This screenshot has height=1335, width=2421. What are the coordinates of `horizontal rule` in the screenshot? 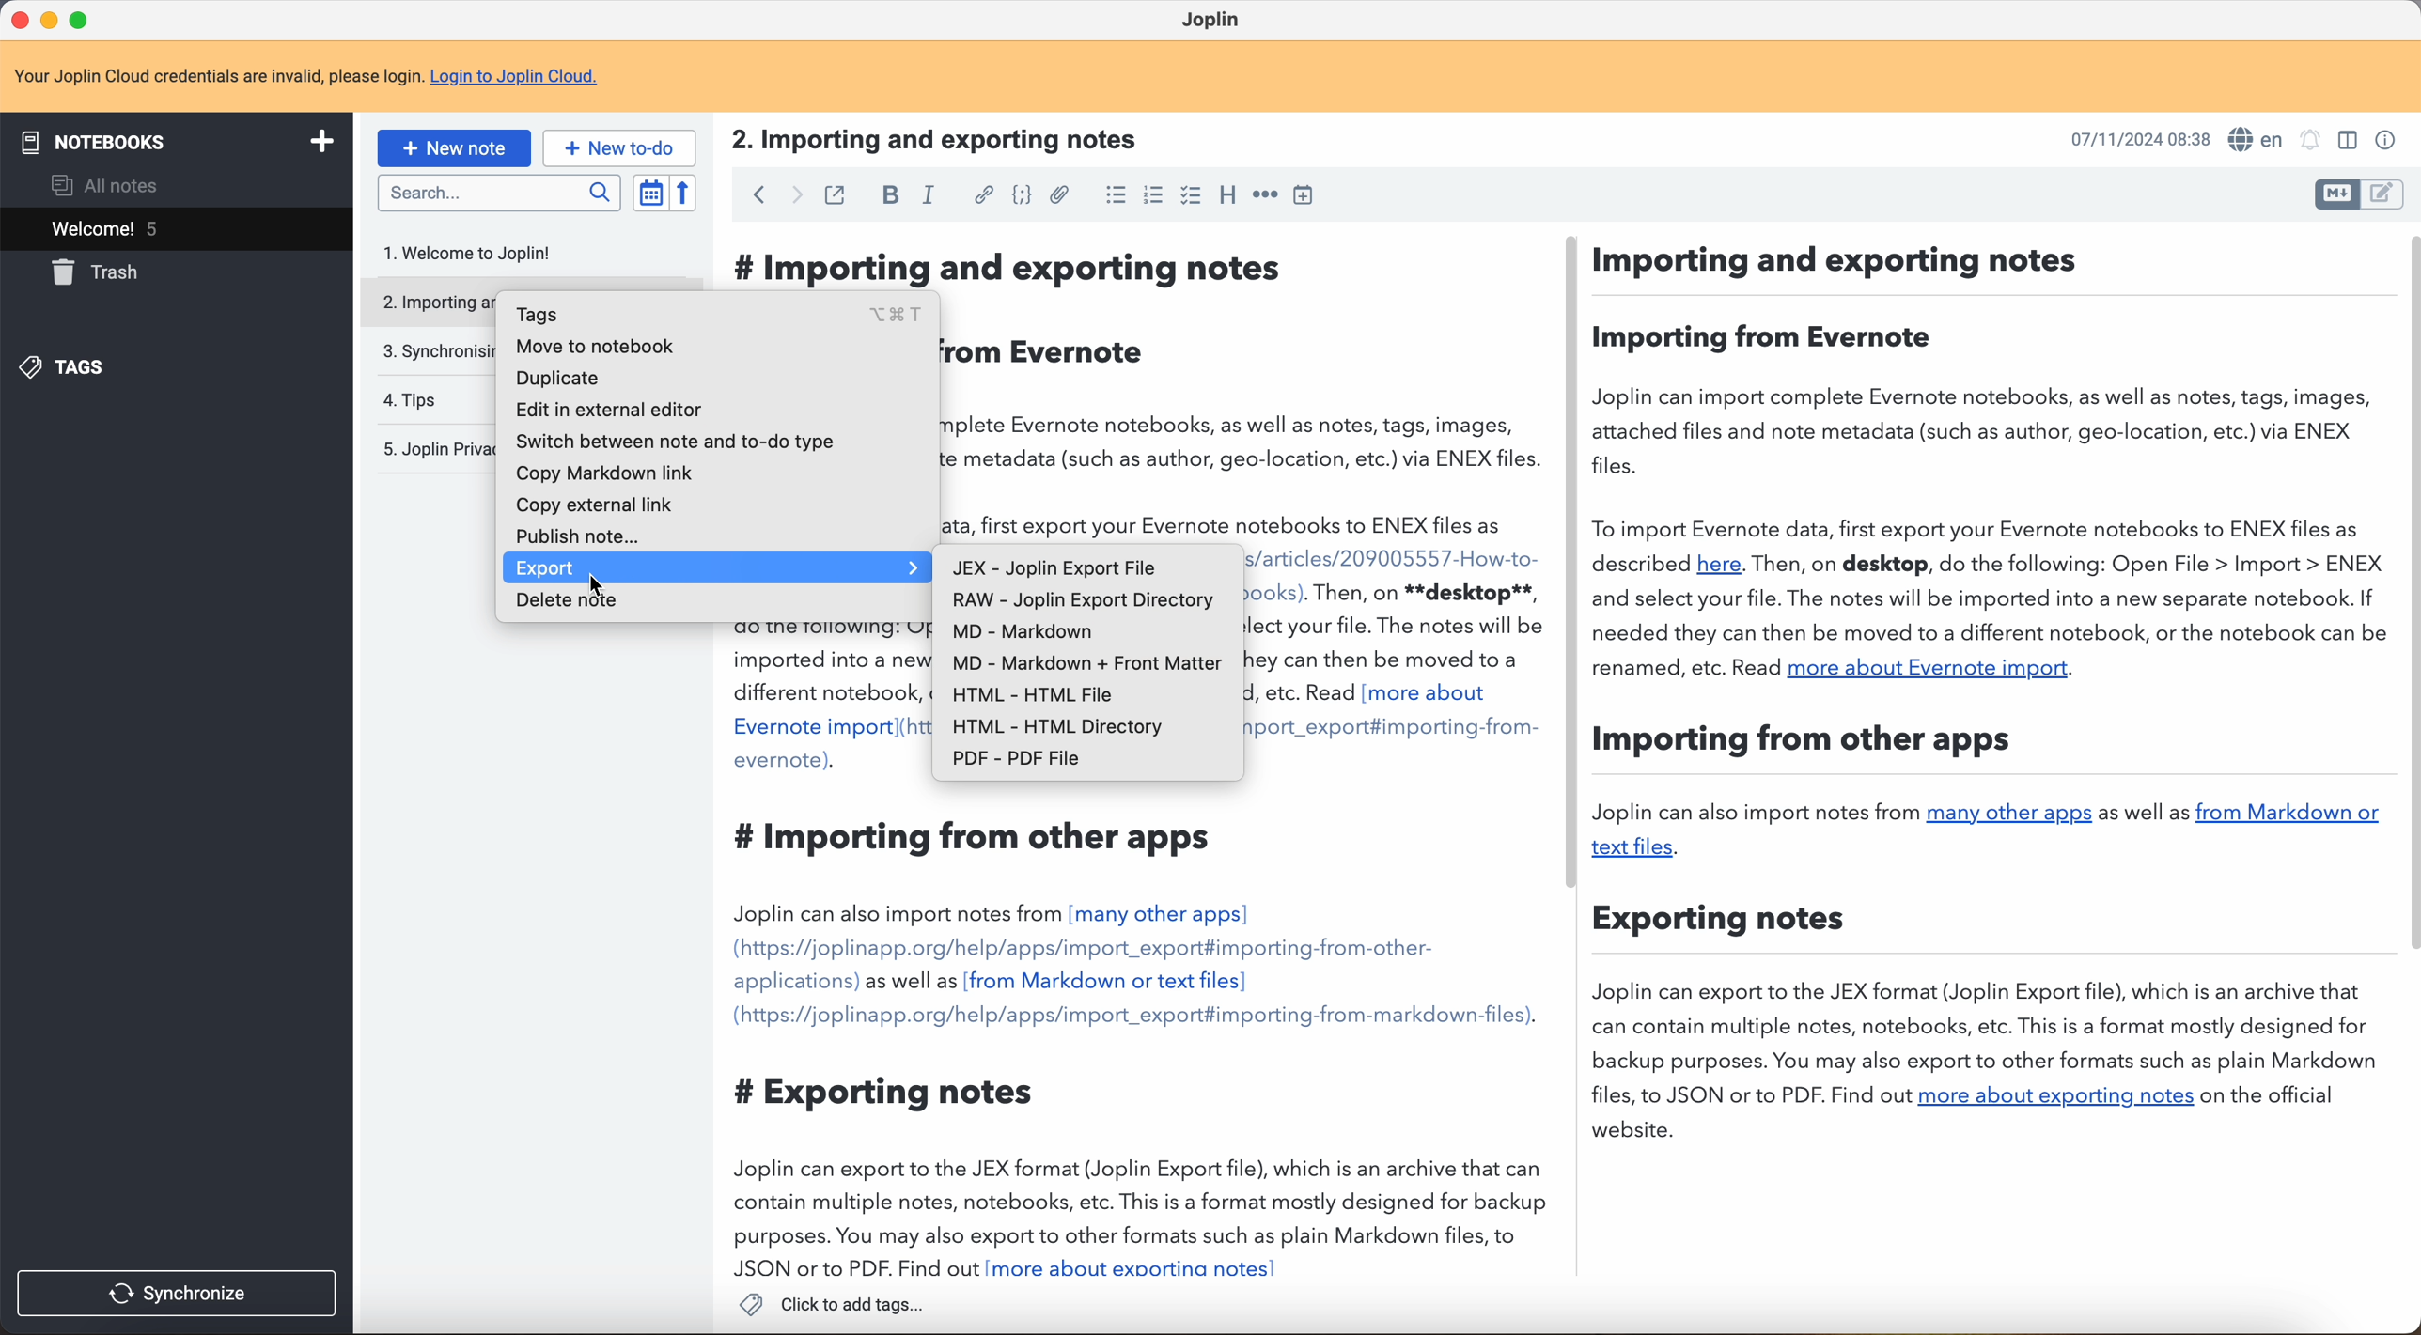 It's located at (1266, 197).